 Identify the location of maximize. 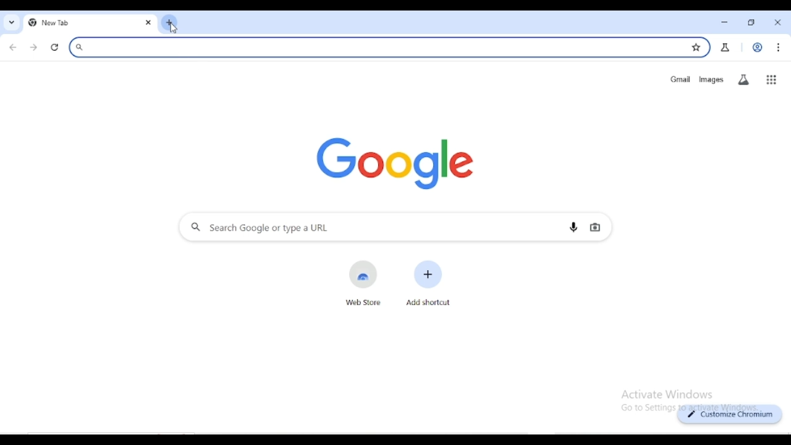
(751, 23).